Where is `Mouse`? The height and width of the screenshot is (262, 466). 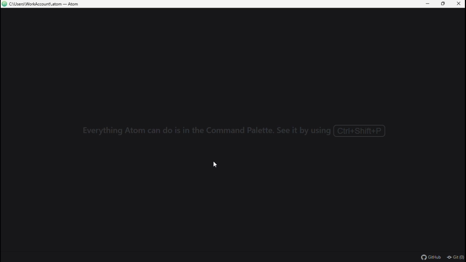
Mouse is located at coordinates (213, 164).